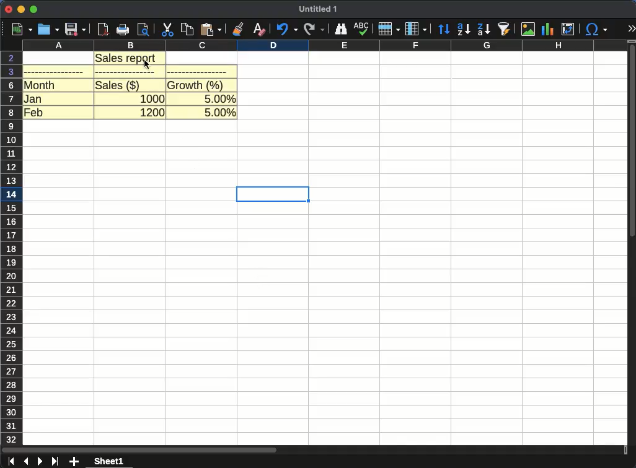 The height and width of the screenshot is (468, 636). What do you see at coordinates (237, 29) in the screenshot?
I see `clone formatting` at bounding box center [237, 29].